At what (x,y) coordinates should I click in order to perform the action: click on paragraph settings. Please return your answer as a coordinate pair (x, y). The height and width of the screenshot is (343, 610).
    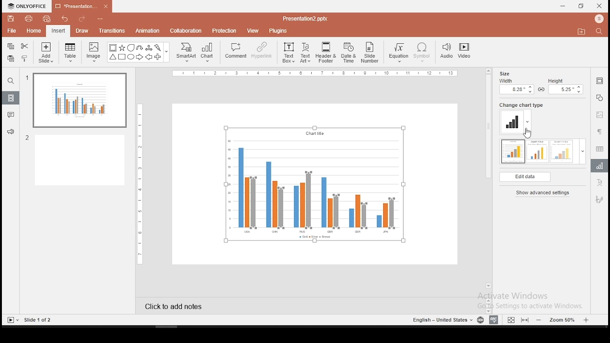
    Looking at the image, I should click on (600, 131).